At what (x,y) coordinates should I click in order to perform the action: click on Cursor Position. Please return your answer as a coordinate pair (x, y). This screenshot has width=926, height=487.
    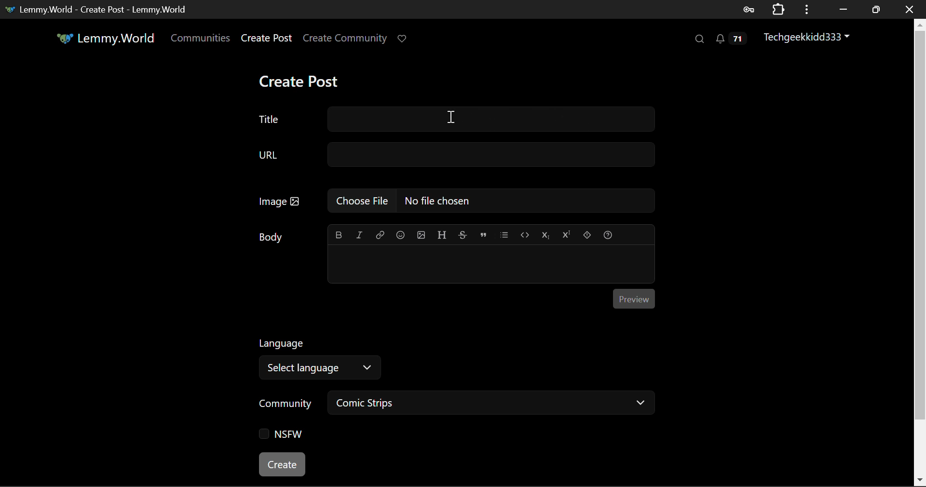
    Looking at the image, I should click on (453, 118).